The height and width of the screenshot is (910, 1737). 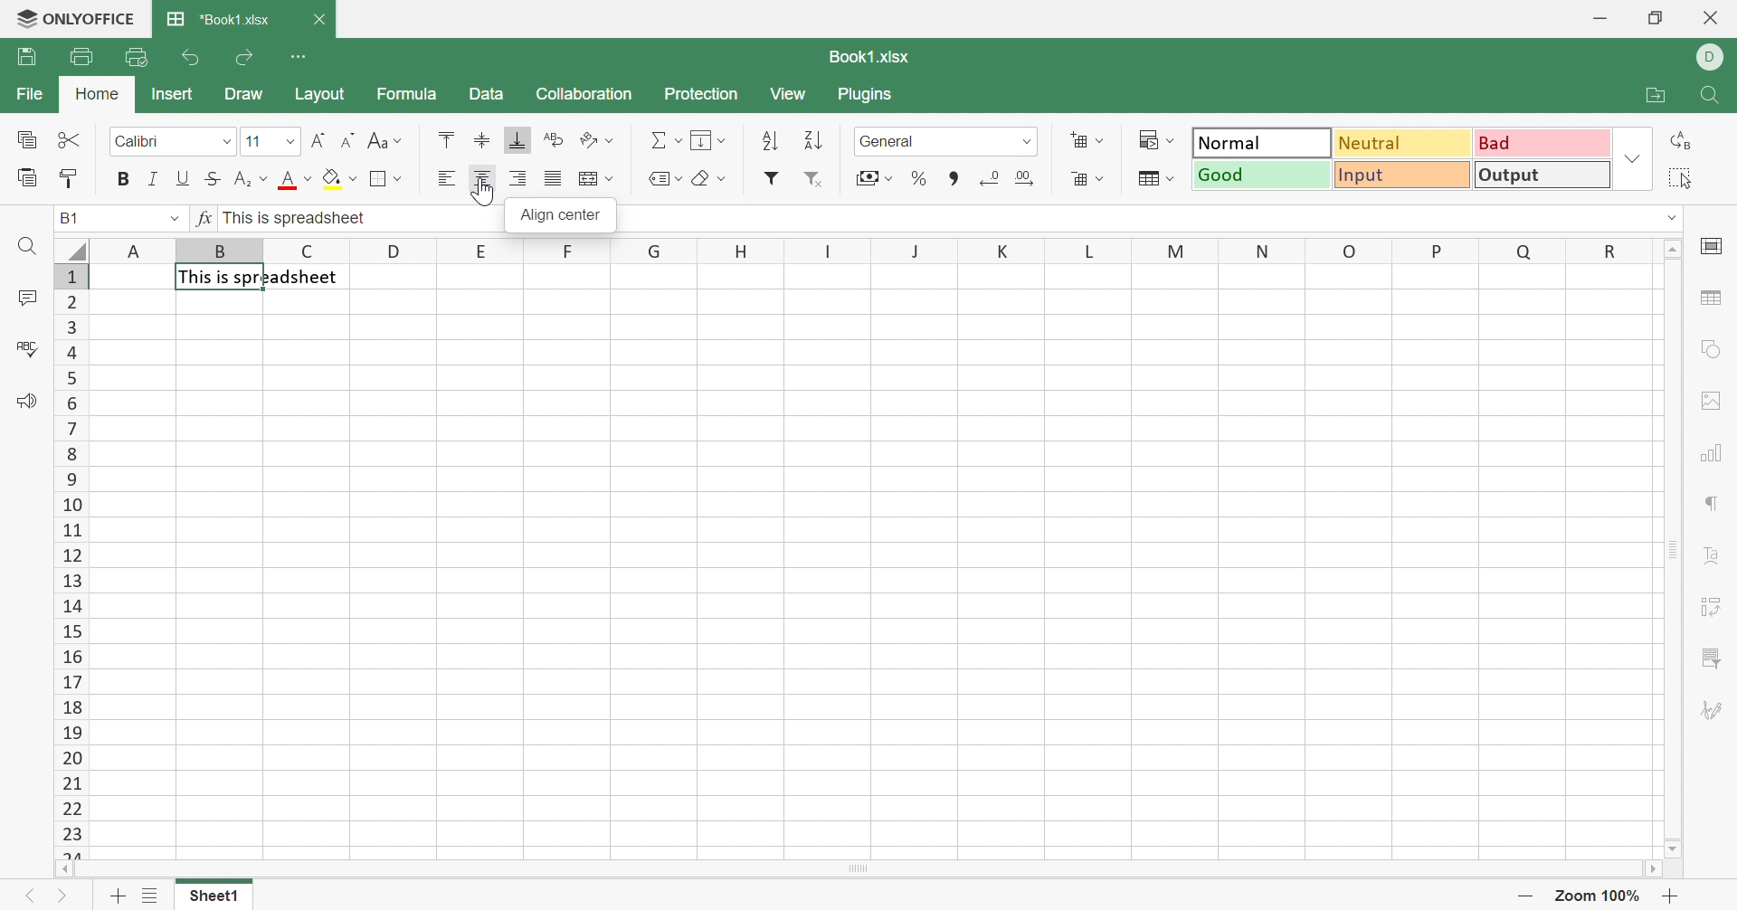 I want to click on Column Names, so click(x=857, y=251).